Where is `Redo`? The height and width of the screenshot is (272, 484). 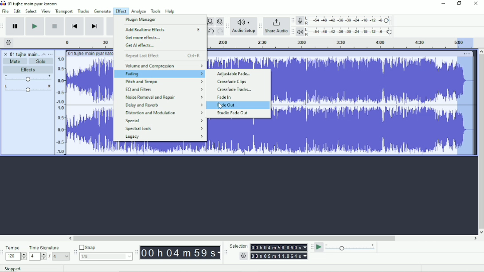 Redo is located at coordinates (220, 31).